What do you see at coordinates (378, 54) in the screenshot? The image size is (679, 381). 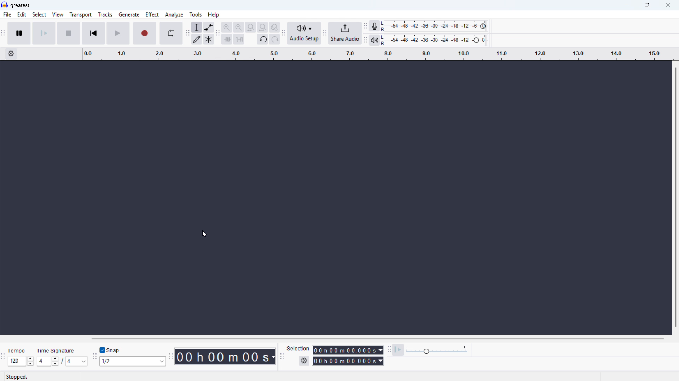 I see `Timeline ` at bounding box center [378, 54].